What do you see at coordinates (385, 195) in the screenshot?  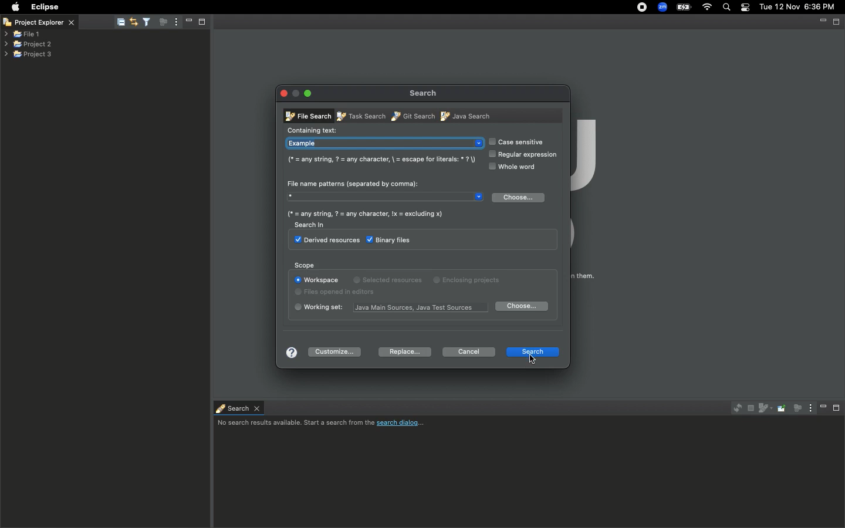 I see `Star` at bounding box center [385, 195].